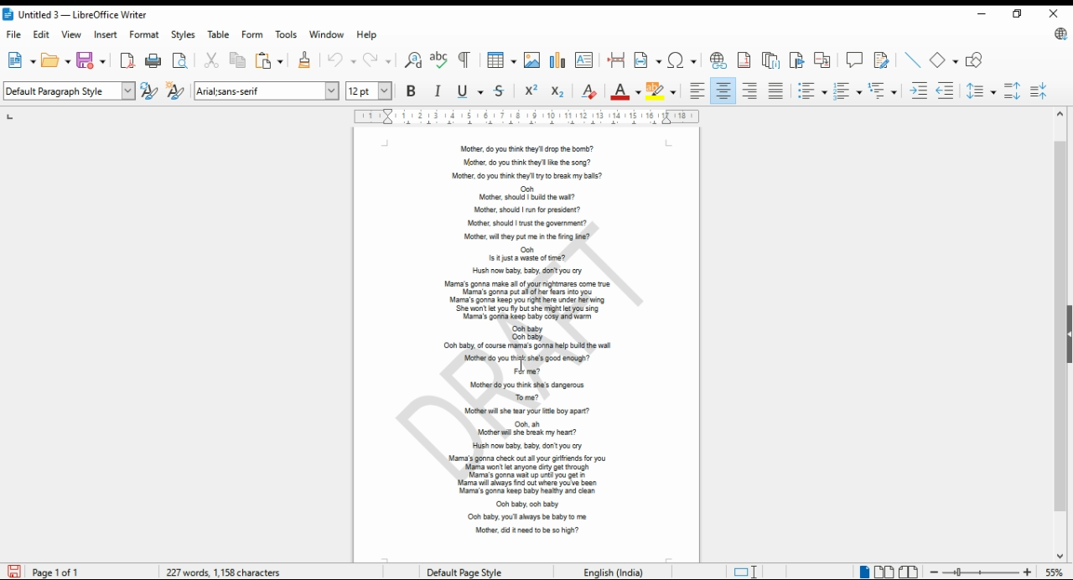 The width and height of the screenshot is (1073, 580). What do you see at coordinates (342, 60) in the screenshot?
I see `undo` at bounding box center [342, 60].